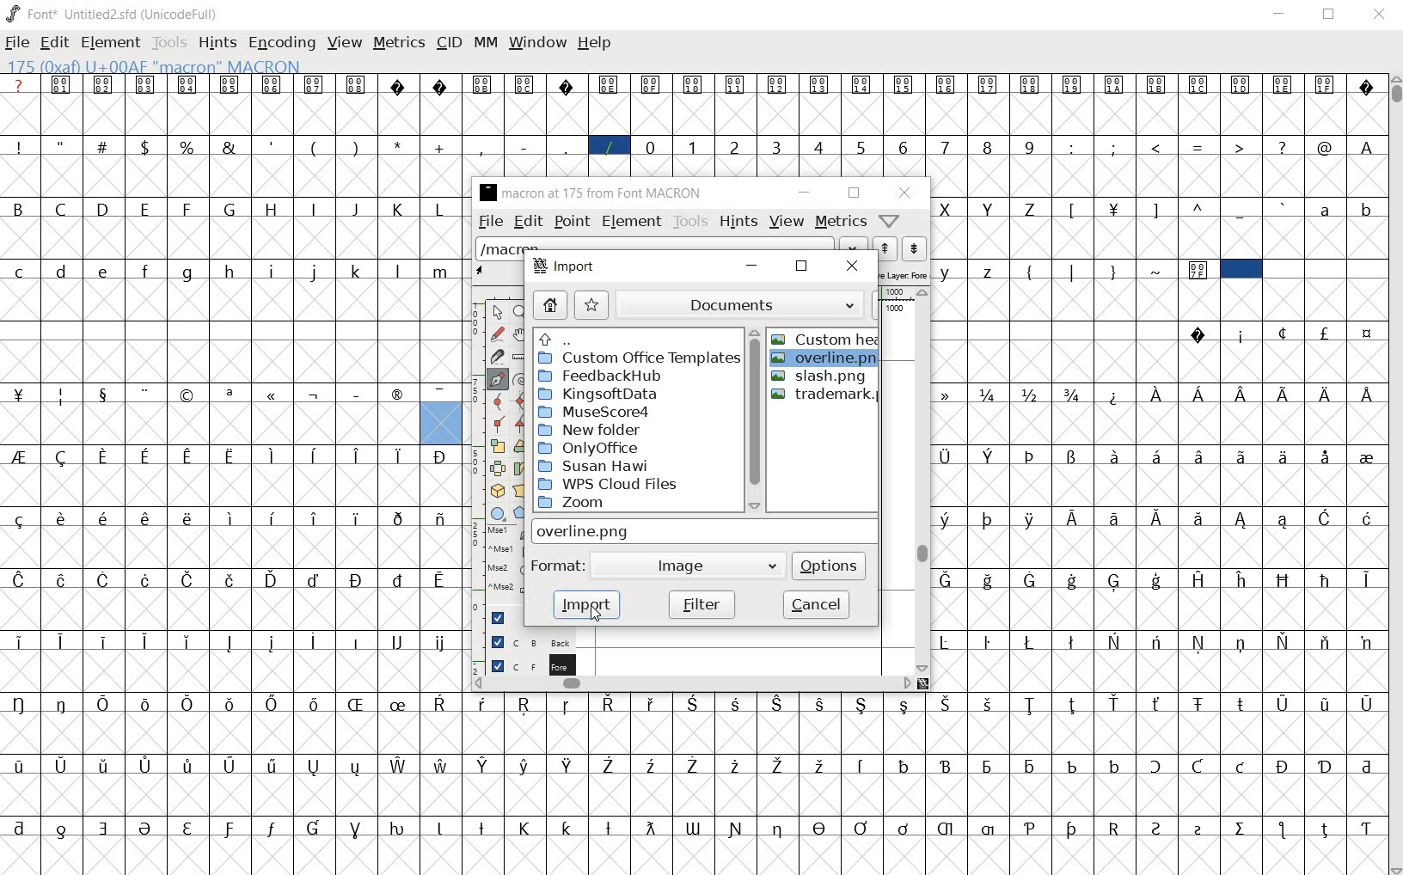 This screenshot has width=1403, height=875. I want to click on Symbol, so click(1074, 640).